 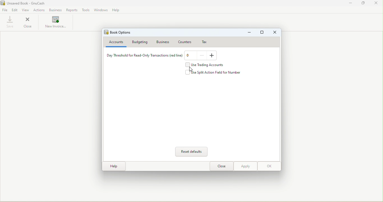 I want to click on Close, so click(x=221, y=166).